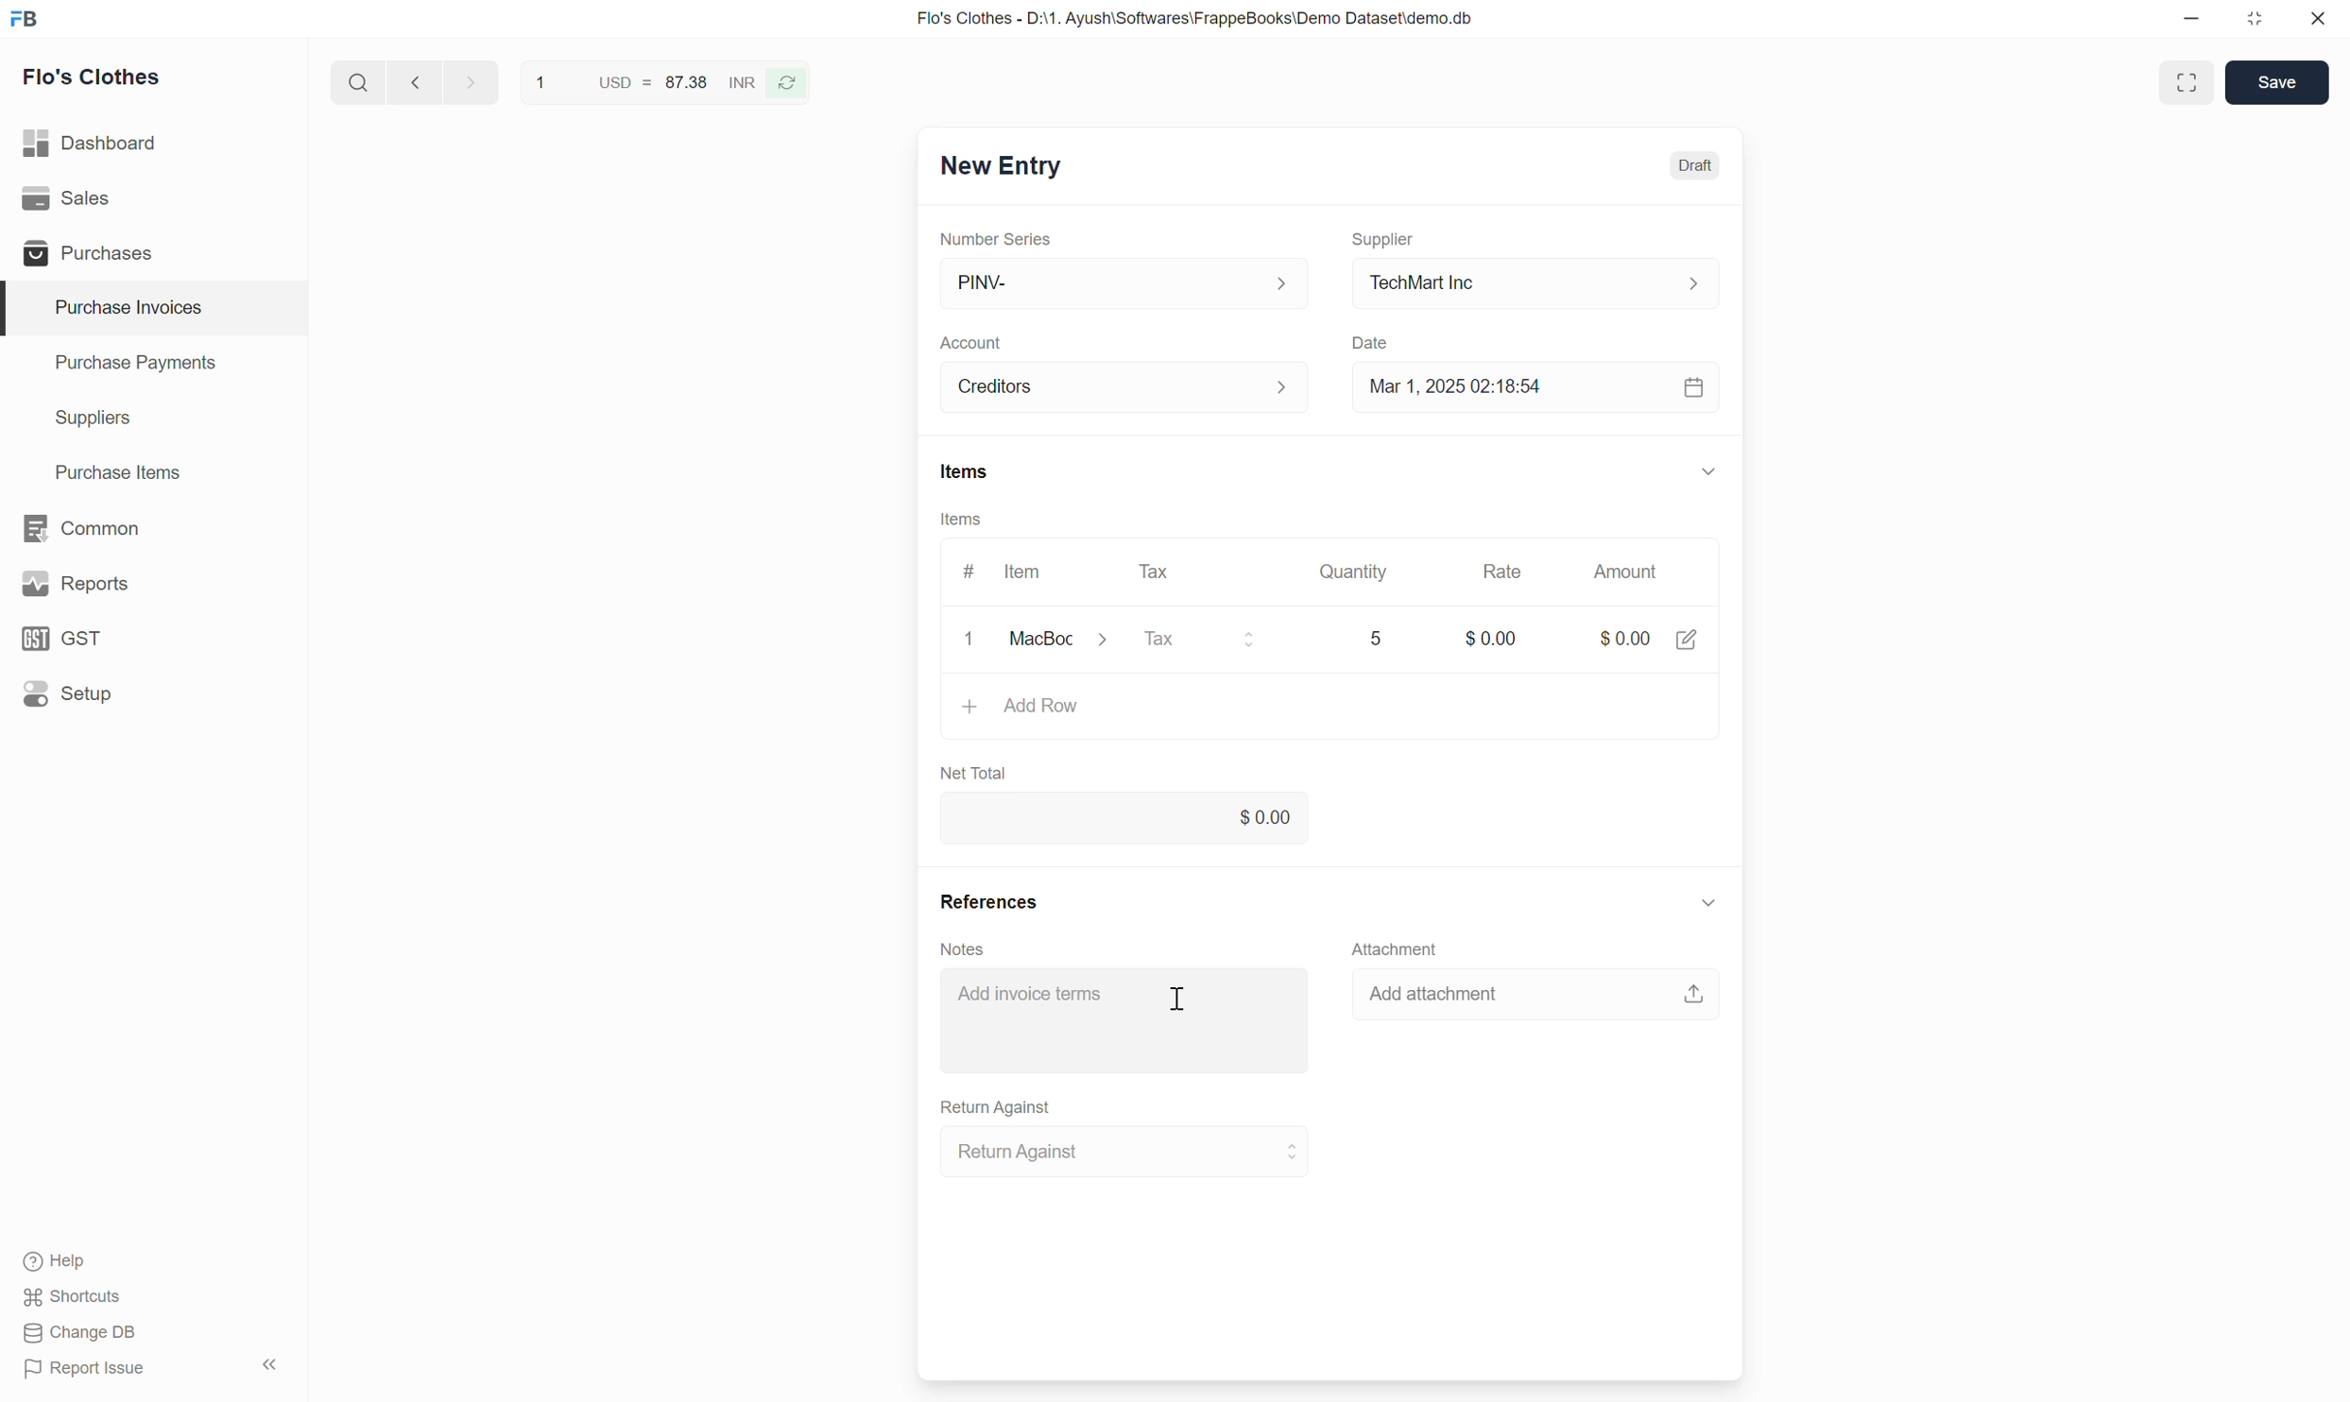 This screenshot has height=1402, width=2350. What do you see at coordinates (963, 949) in the screenshot?
I see `Notes` at bounding box center [963, 949].